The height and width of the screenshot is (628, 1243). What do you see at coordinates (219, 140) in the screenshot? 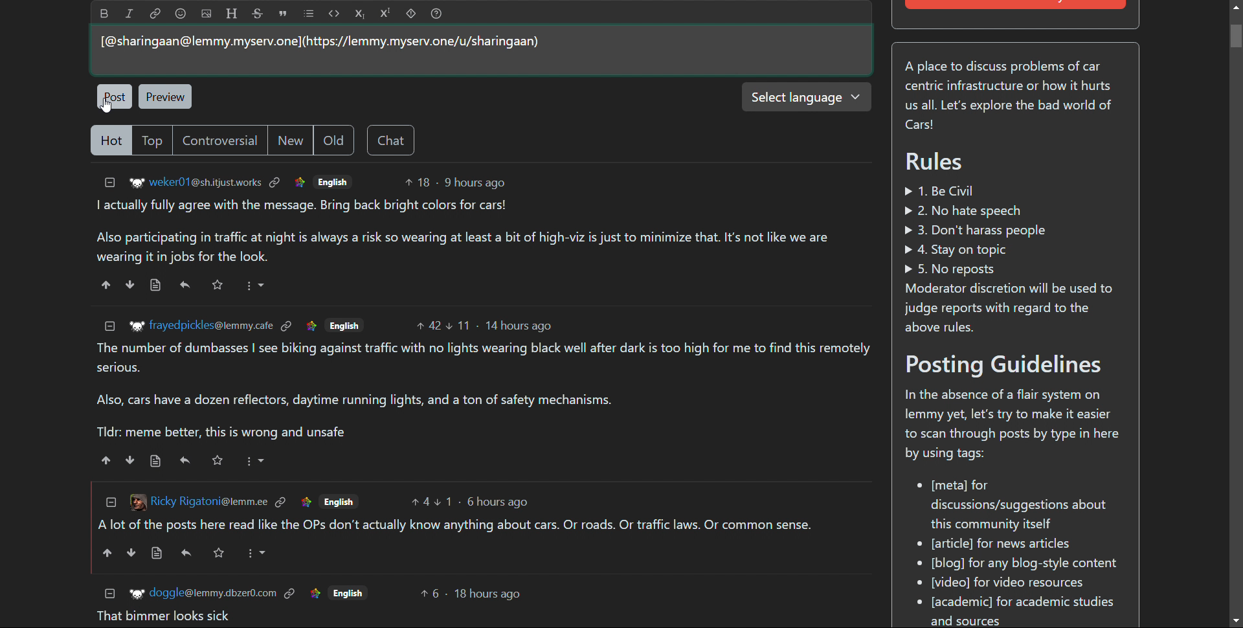
I see `controversial` at bounding box center [219, 140].